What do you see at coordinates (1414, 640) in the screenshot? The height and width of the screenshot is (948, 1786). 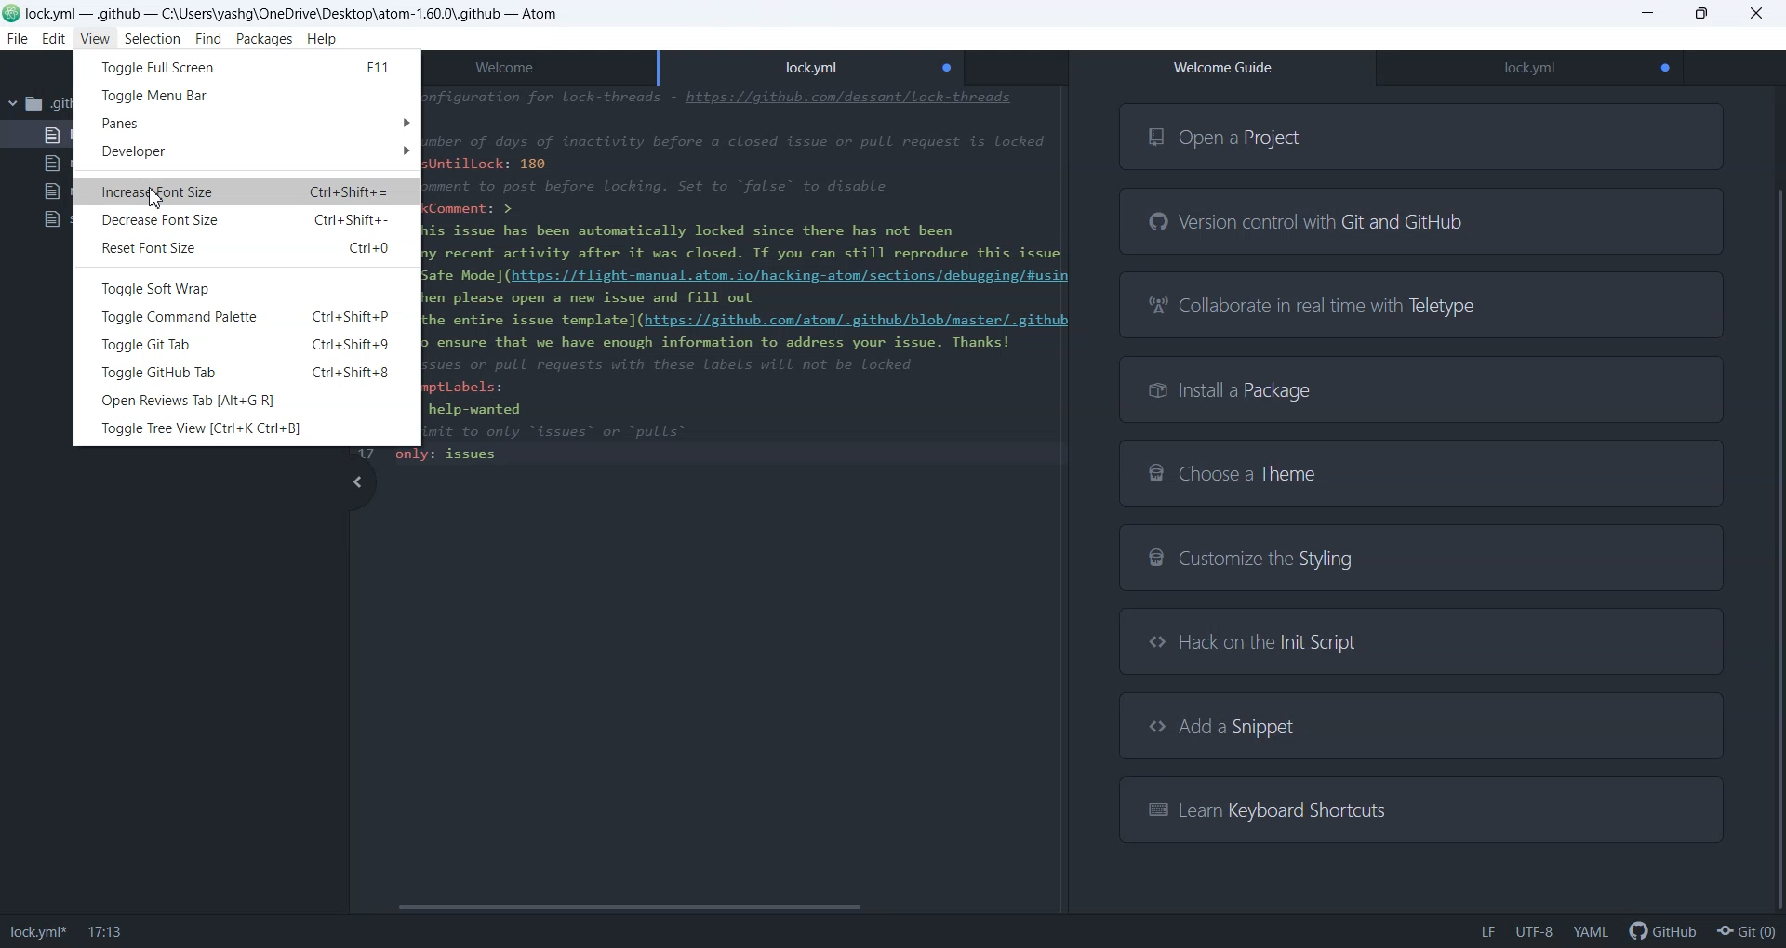 I see `Hack on the Init Script` at bounding box center [1414, 640].